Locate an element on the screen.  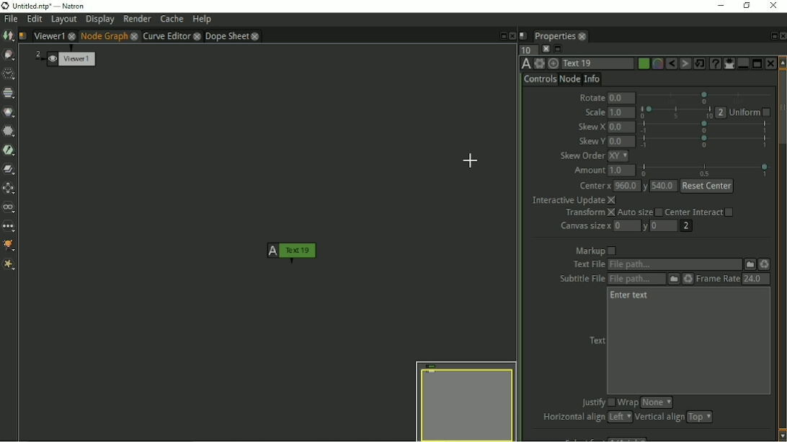
Subtitle is located at coordinates (672, 279).